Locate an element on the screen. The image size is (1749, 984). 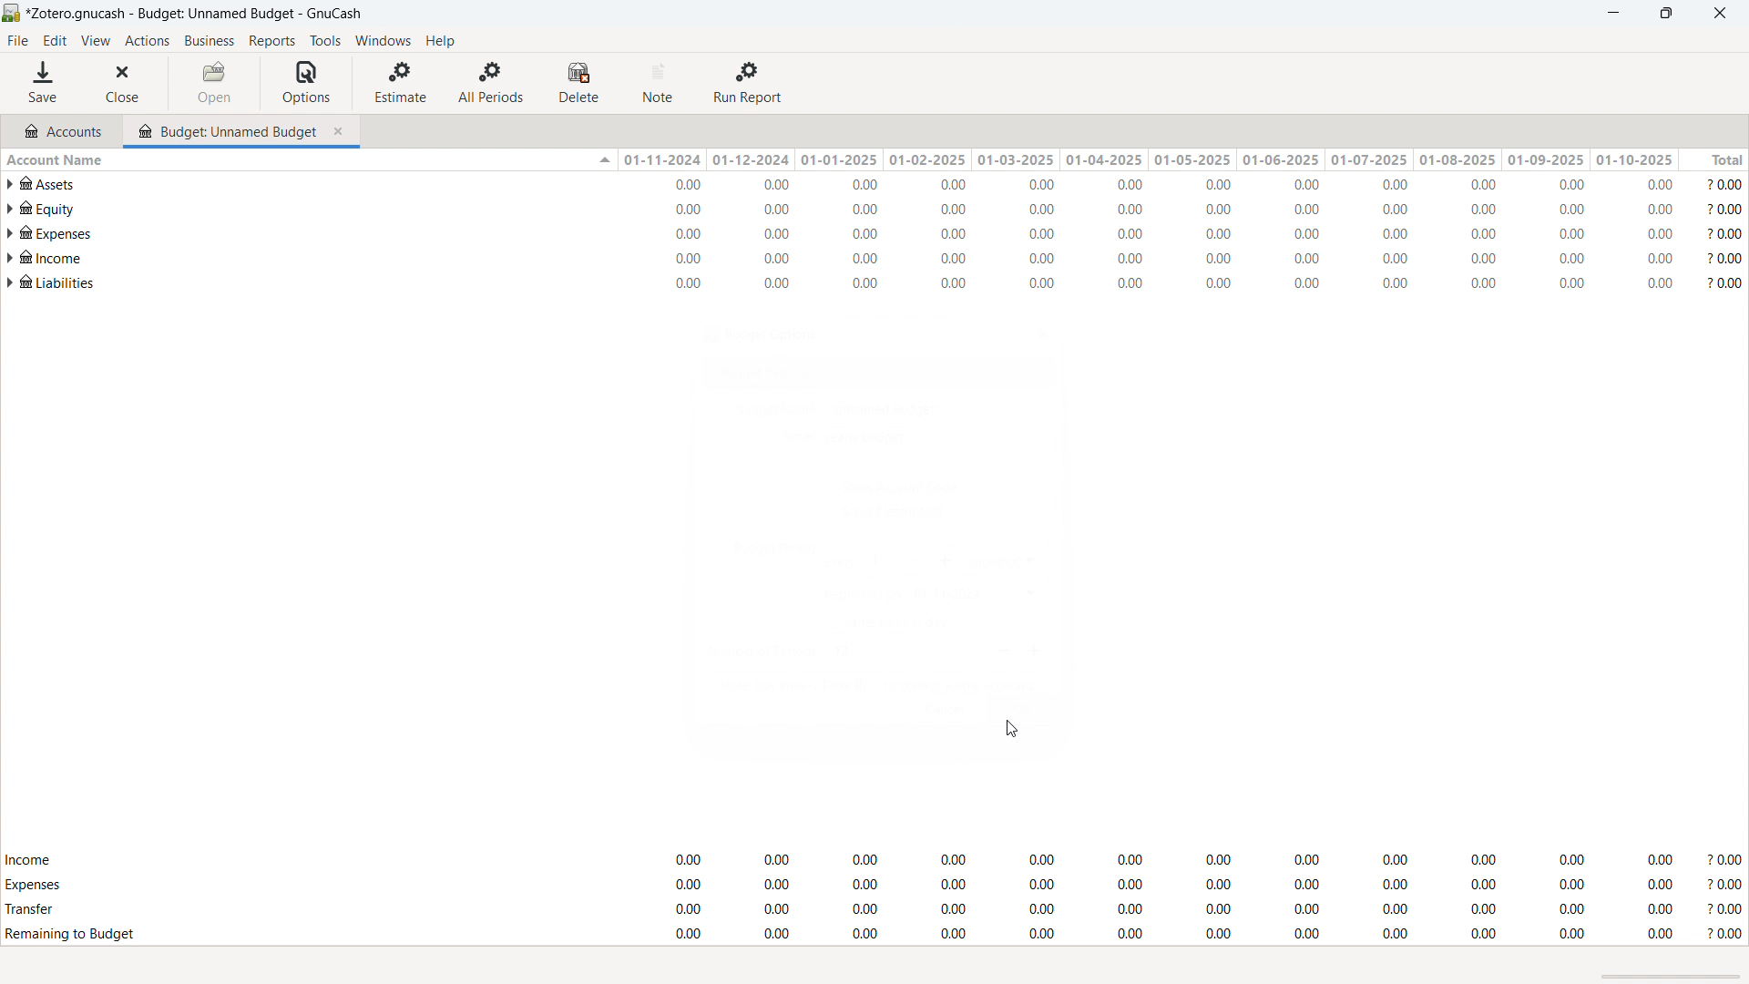
tools is located at coordinates (325, 40).